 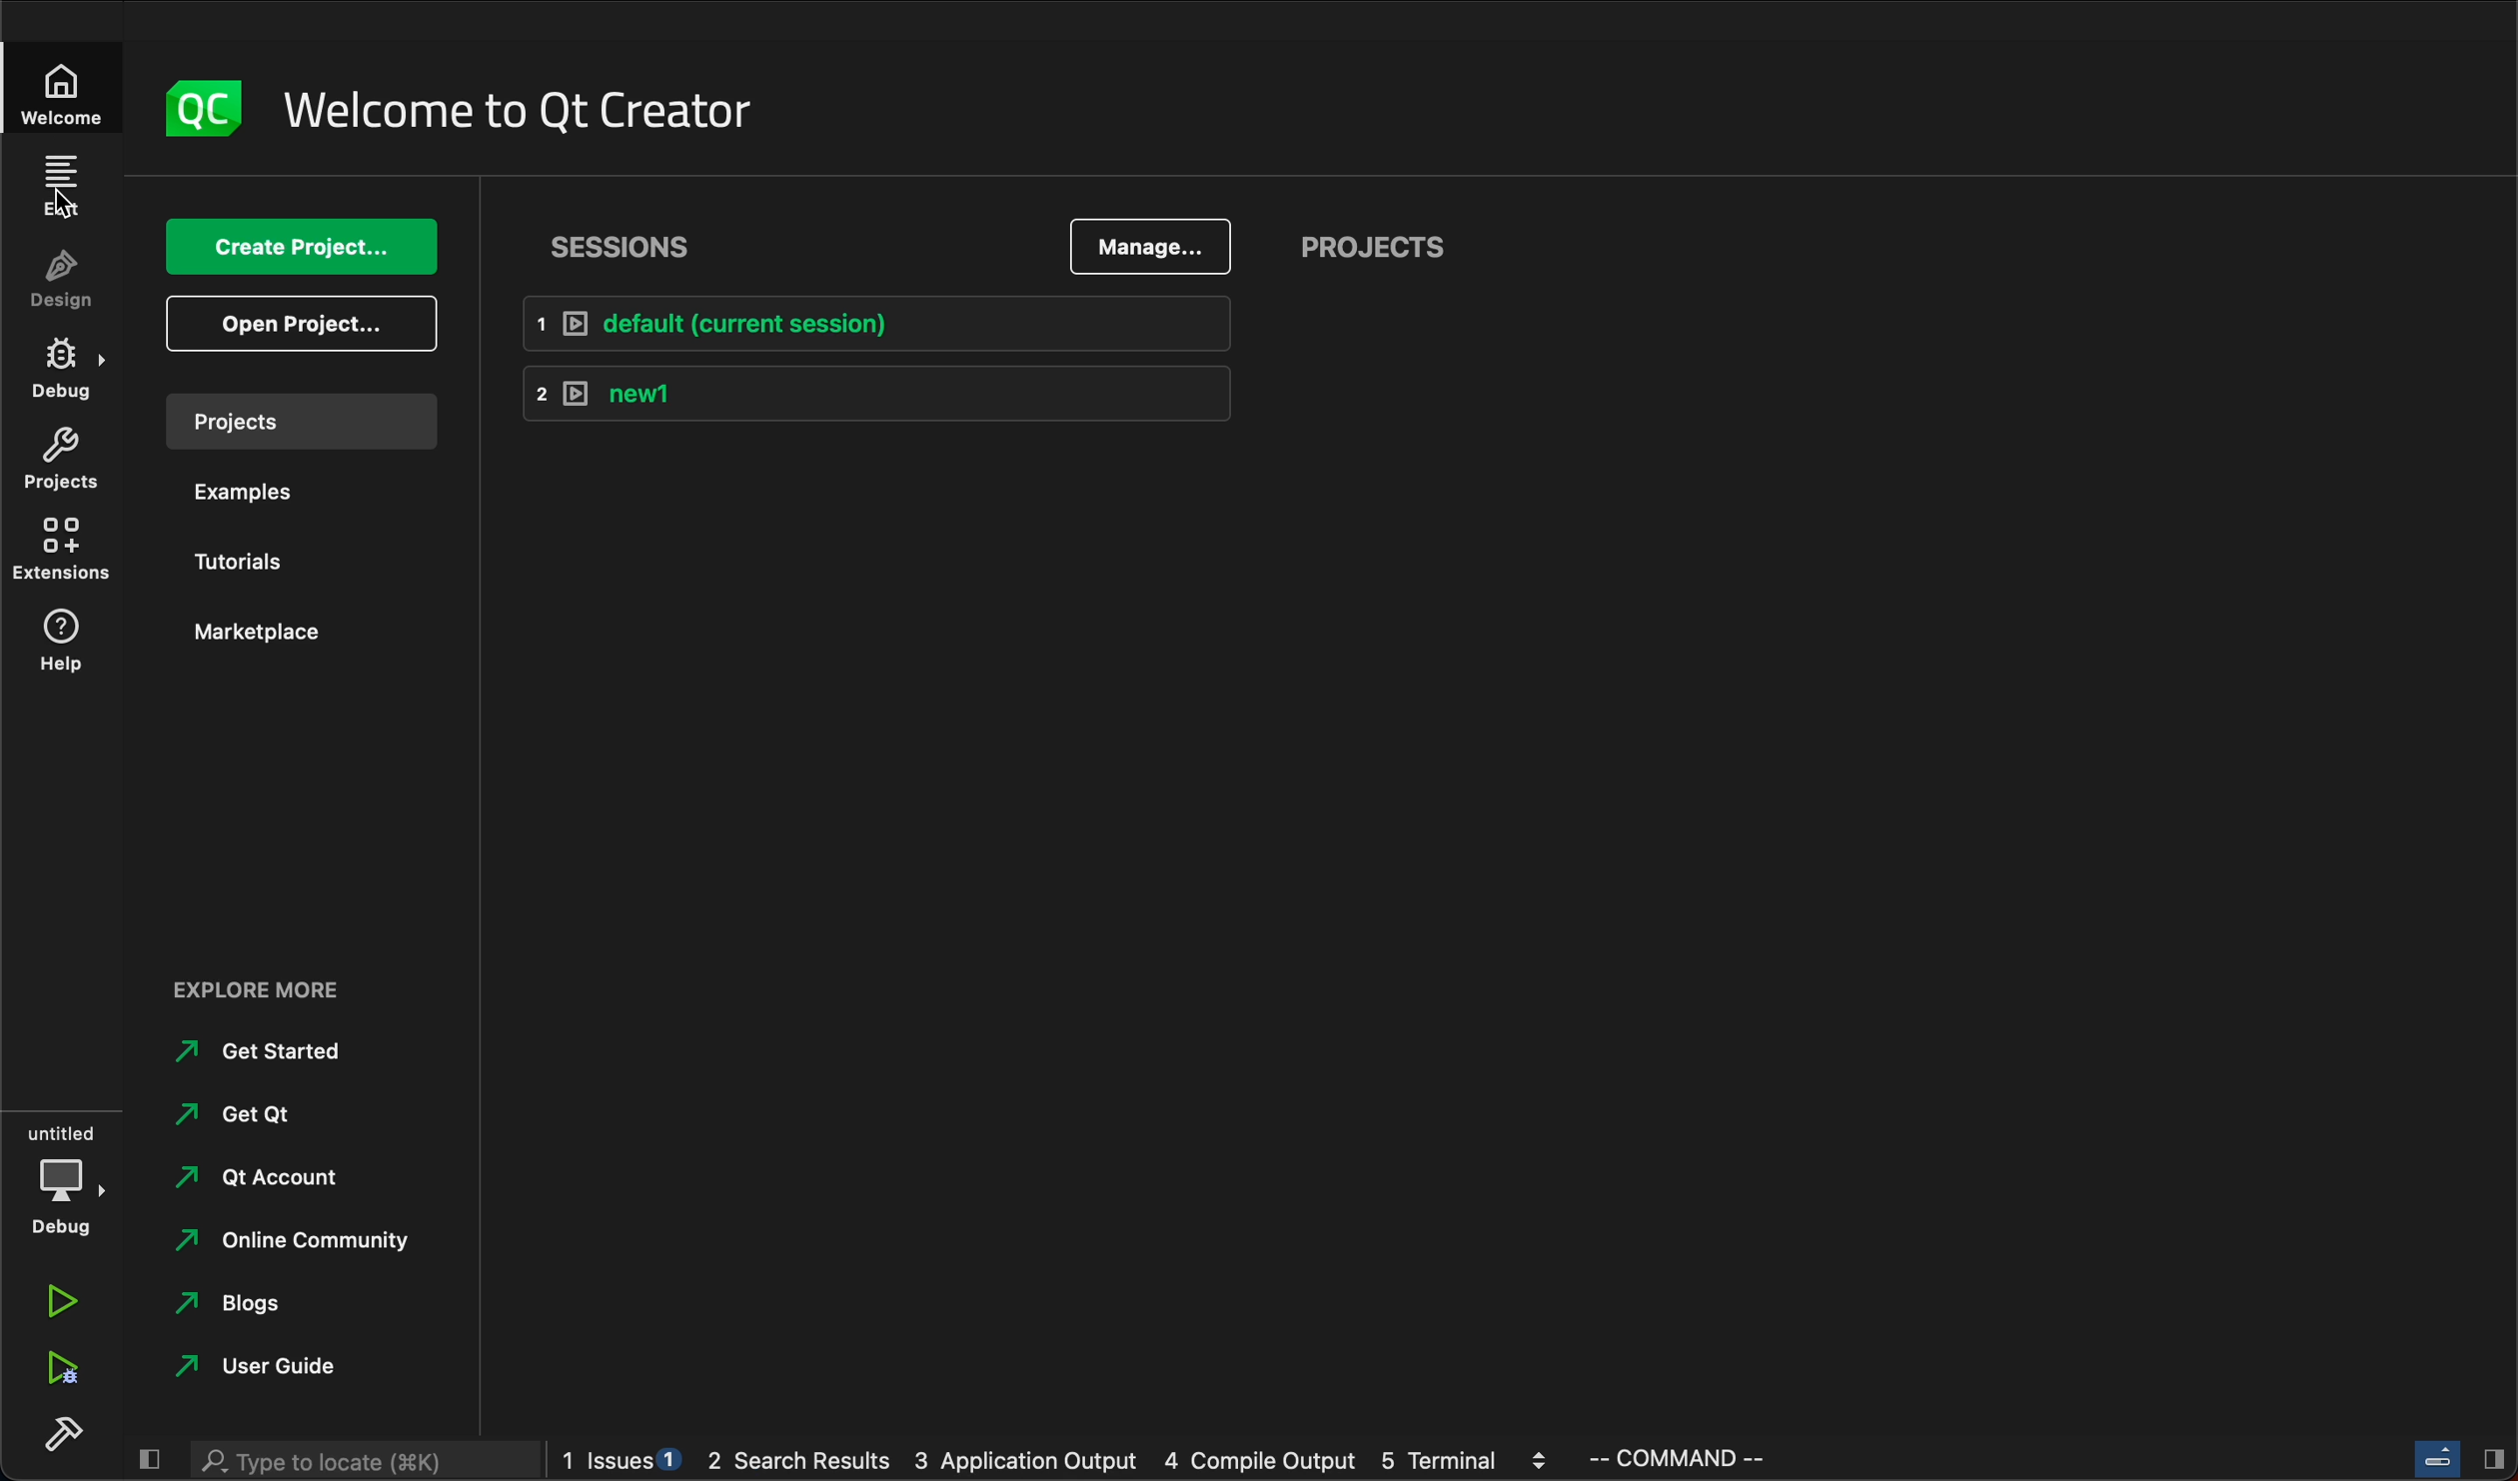 What do you see at coordinates (872, 398) in the screenshot?
I see `new1` at bounding box center [872, 398].